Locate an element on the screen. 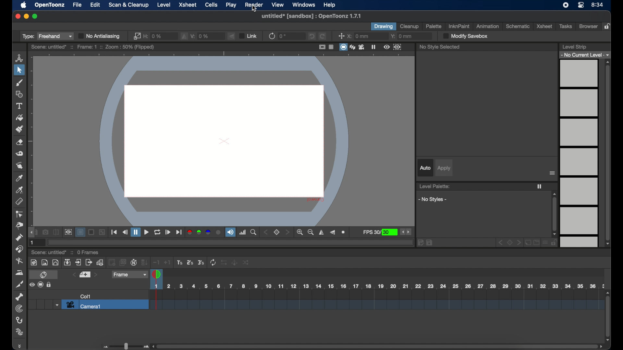 The height and width of the screenshot is (350, 623).  is located at coordinates (157, 232).